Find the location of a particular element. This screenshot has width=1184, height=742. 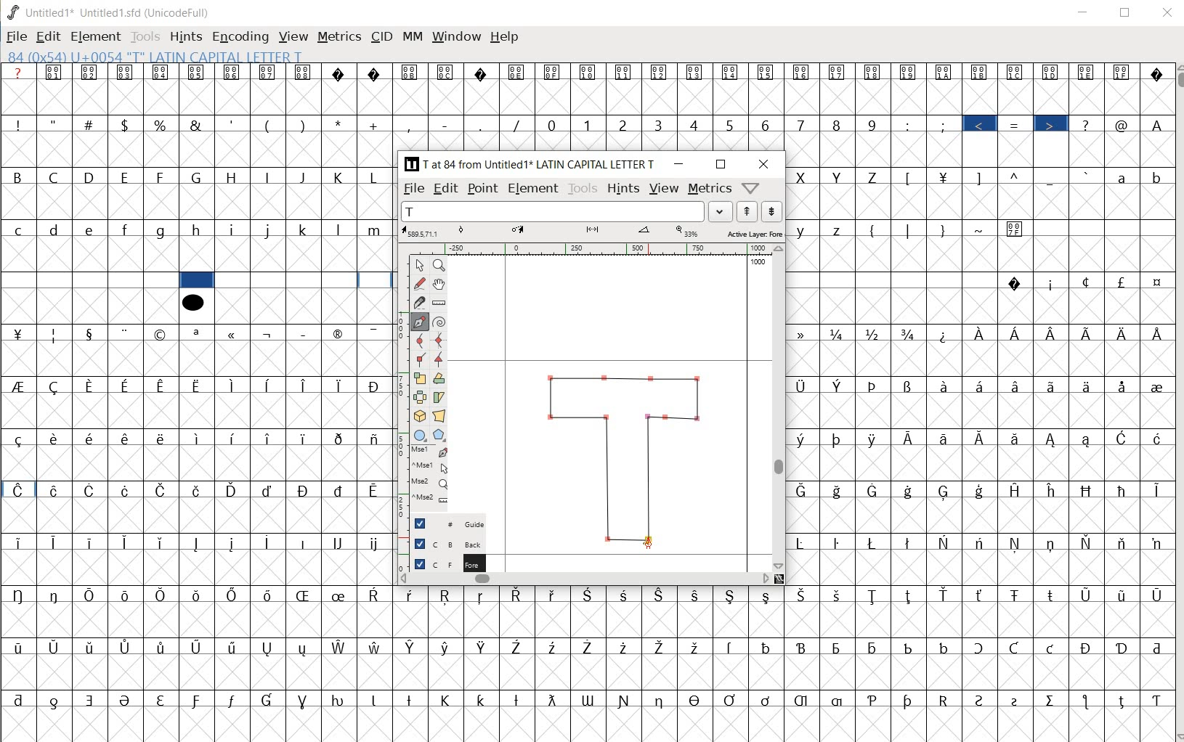

Symbol is located at coordinates (1053, 543).